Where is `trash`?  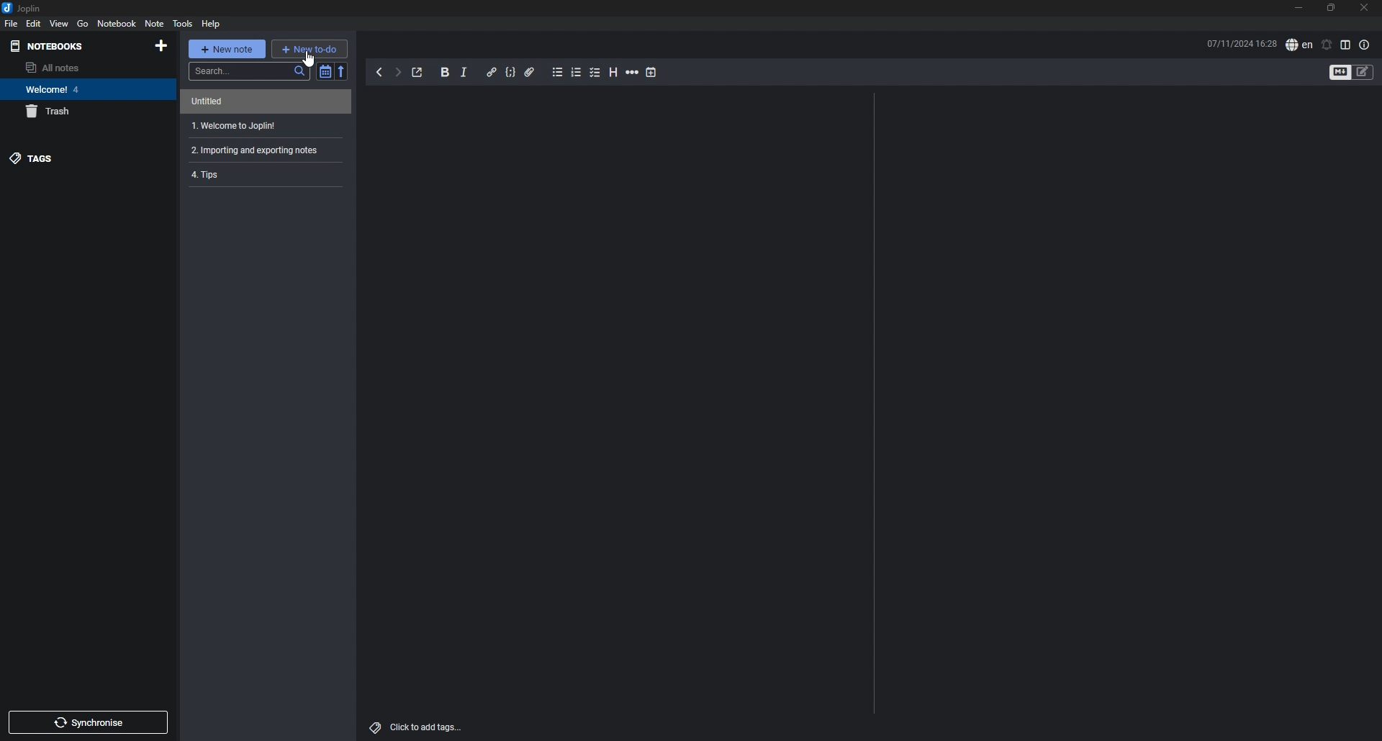 trash is located at coordinates (80, 112).